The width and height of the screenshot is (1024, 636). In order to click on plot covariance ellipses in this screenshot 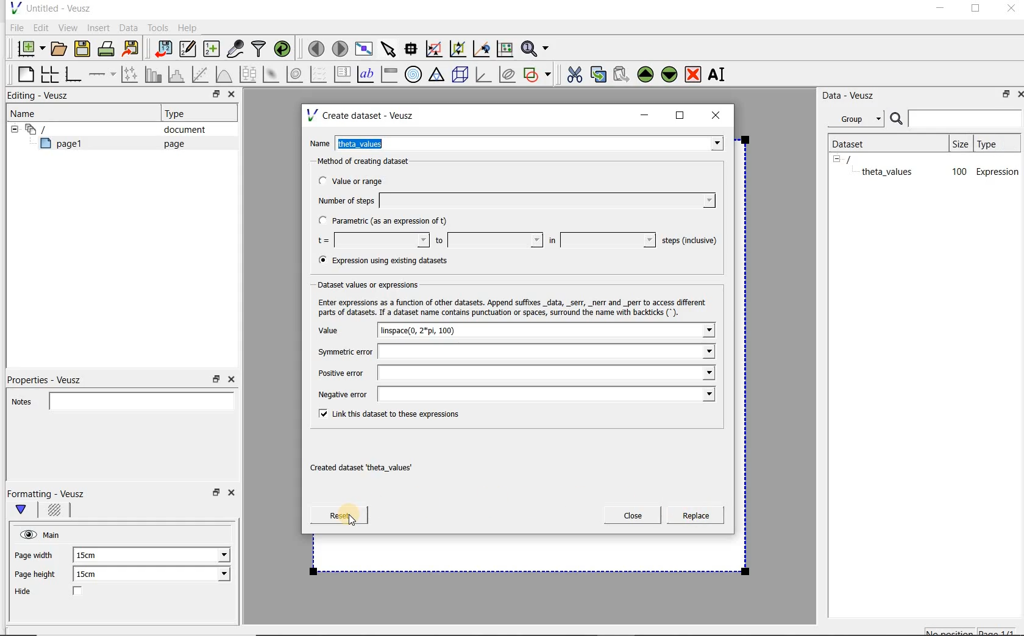, I will do `click(508, 74)`.